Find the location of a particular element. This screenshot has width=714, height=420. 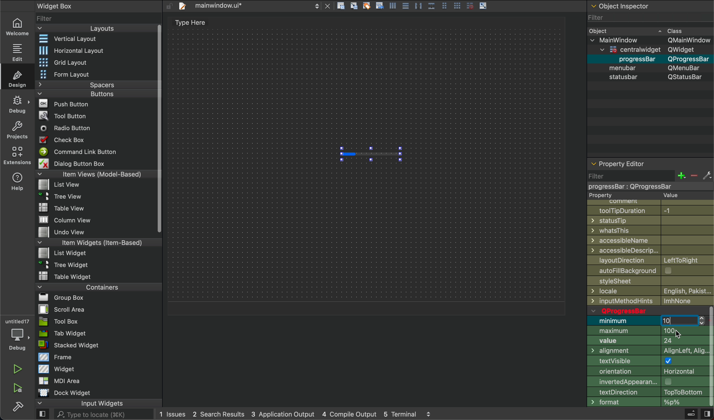

extension is located at coordinates (18, 155).